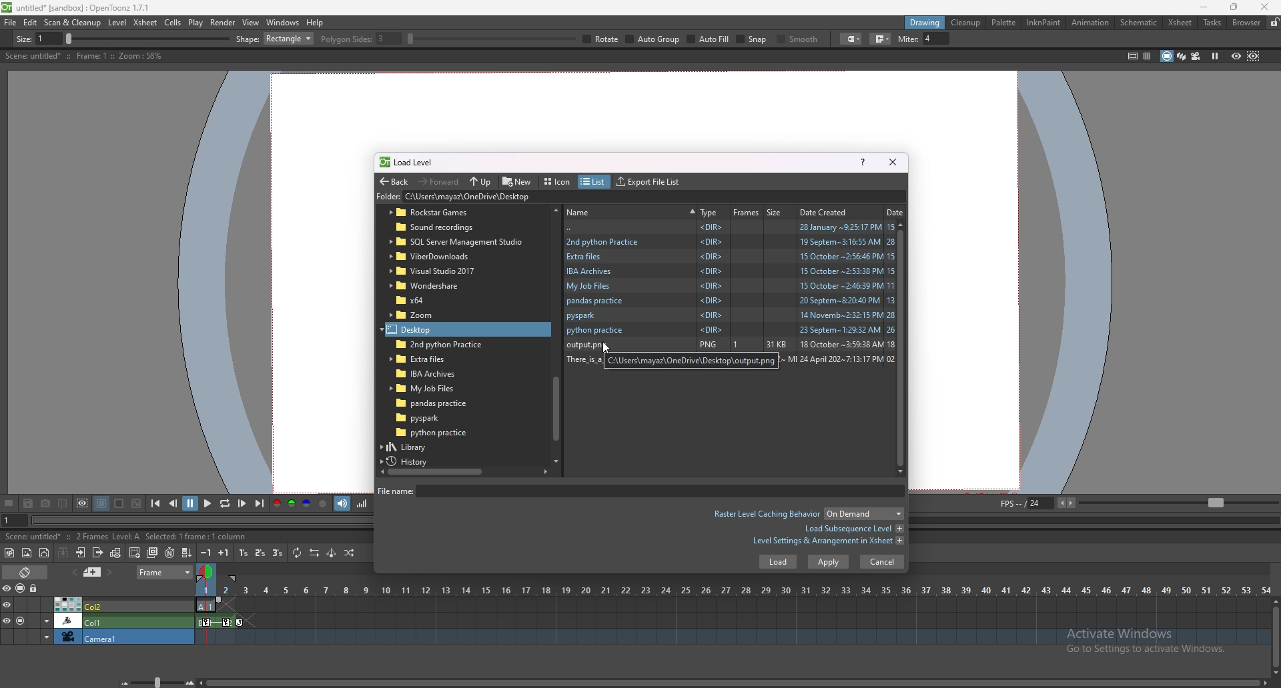 This screenshot has width=1281, height=688. I want to click on view, so click(251, 22).